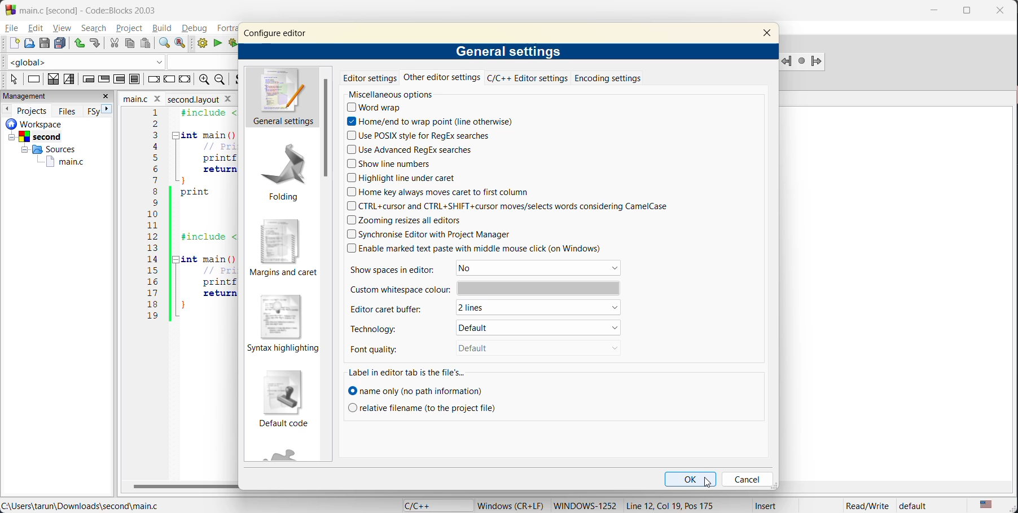 The width and height of the screenshot is (1018, 513). What do you see at coordinates (164, 45) in the screenshot?
I see `find` at bounding box center [164, 45].